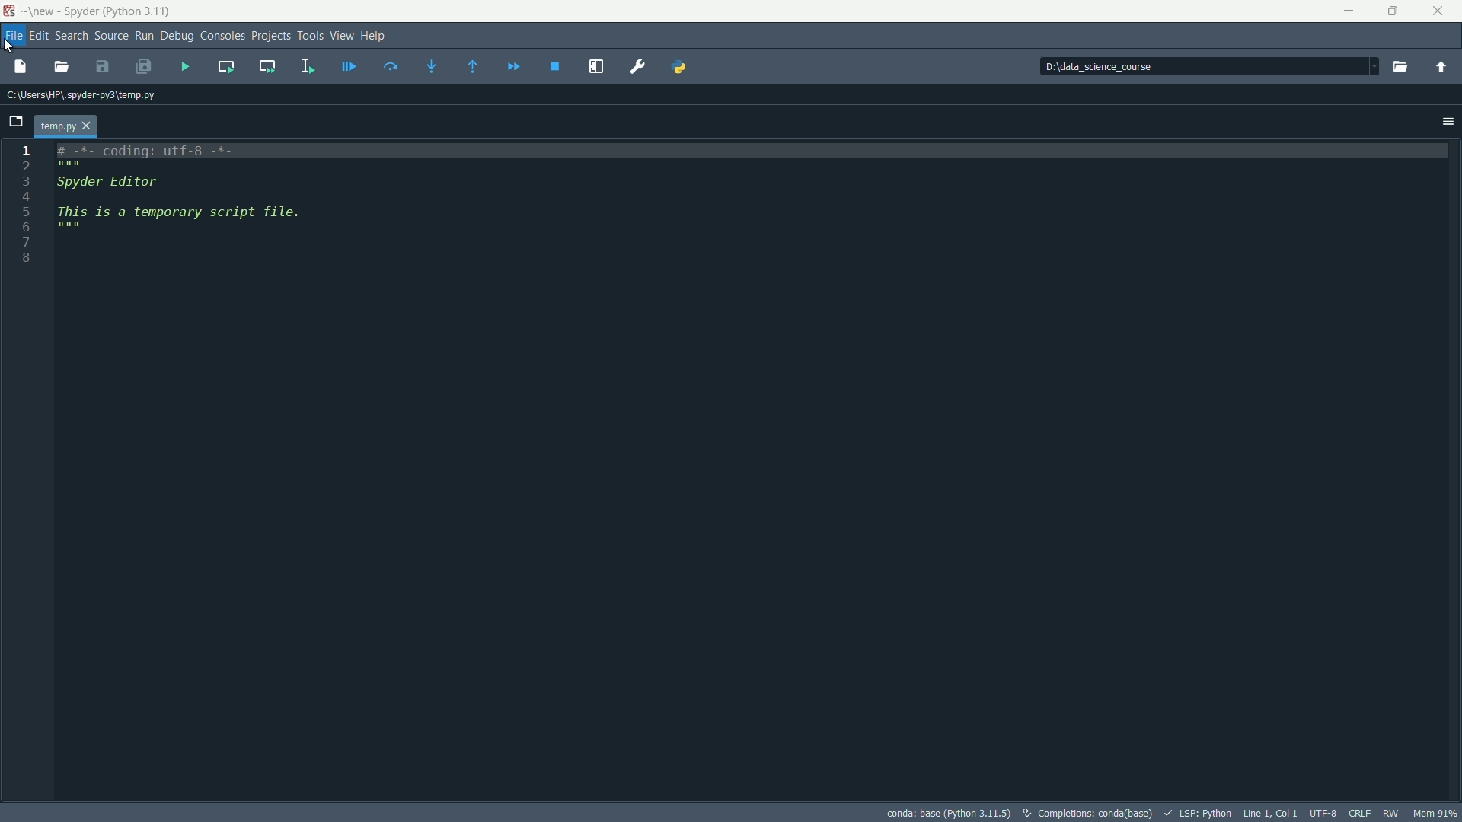 Image resolution: width=1462 pixels, height=822 pixels. Describe the element at coordinates (596, 66) in the screenshot. I see `maximize current panel` at that location.